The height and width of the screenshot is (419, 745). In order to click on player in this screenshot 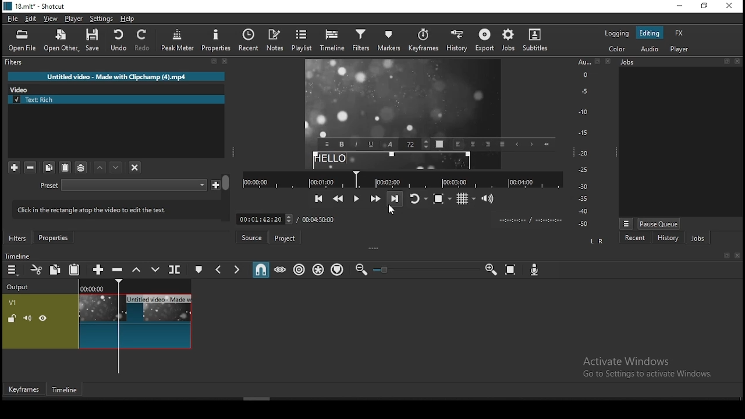, I will do `click(74, 19)`.